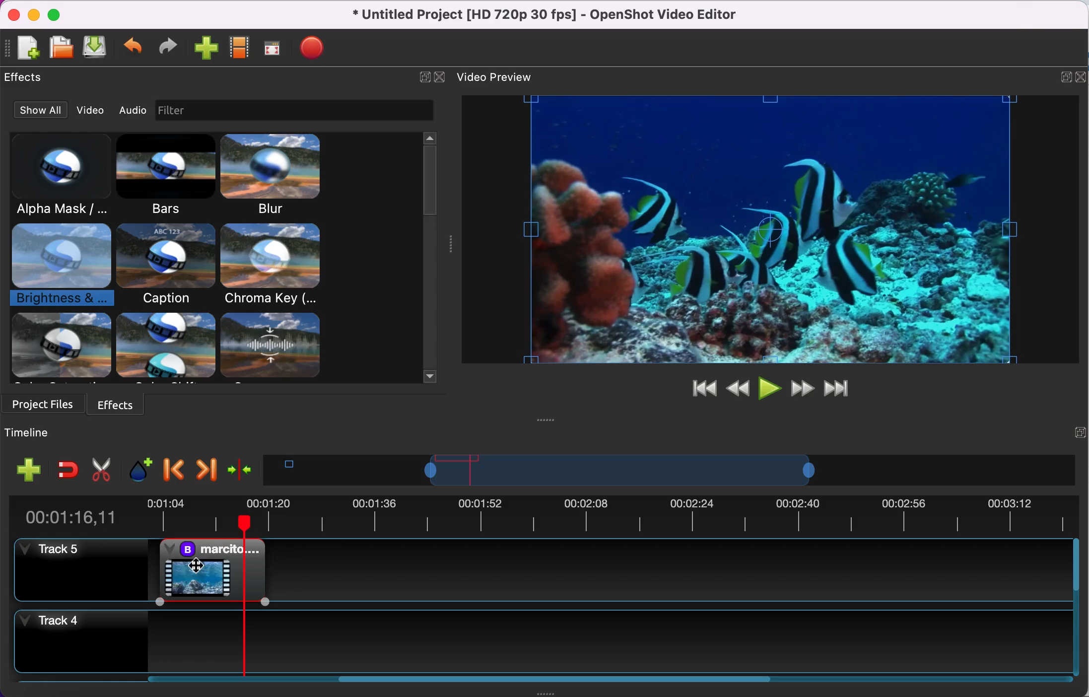 The width and height of the screenshot is (1089, 697). What do you see at coordinates (99, 468) in the screenshot?
I see `cut` at bounding box center [99, 468].